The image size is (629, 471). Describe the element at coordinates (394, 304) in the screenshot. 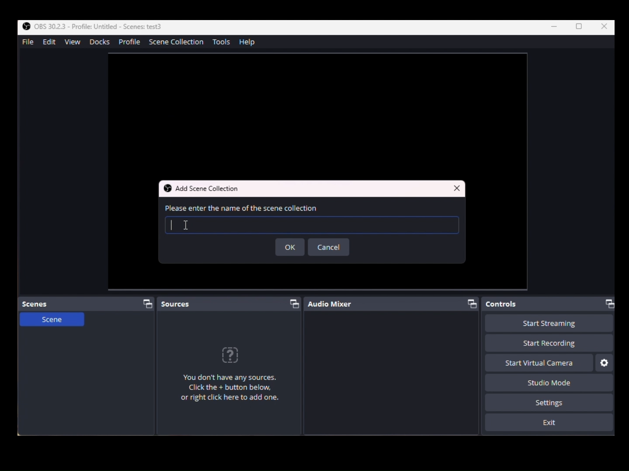

I see `Audio Mixer` at that location.